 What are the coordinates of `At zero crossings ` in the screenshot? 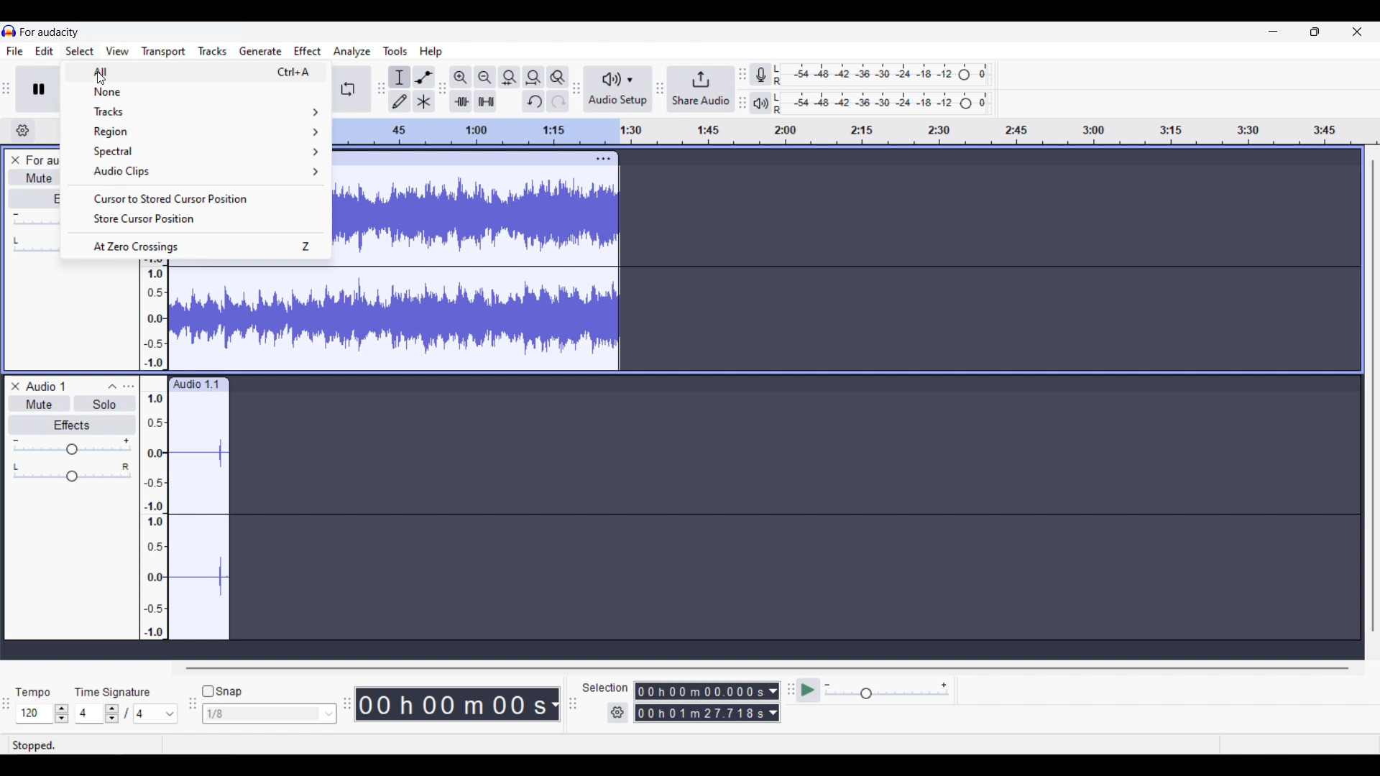 It's located at (195, 246).